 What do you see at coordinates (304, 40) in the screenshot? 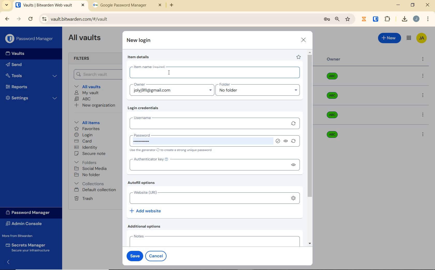
I see `close` at bounding box center [304, 40].